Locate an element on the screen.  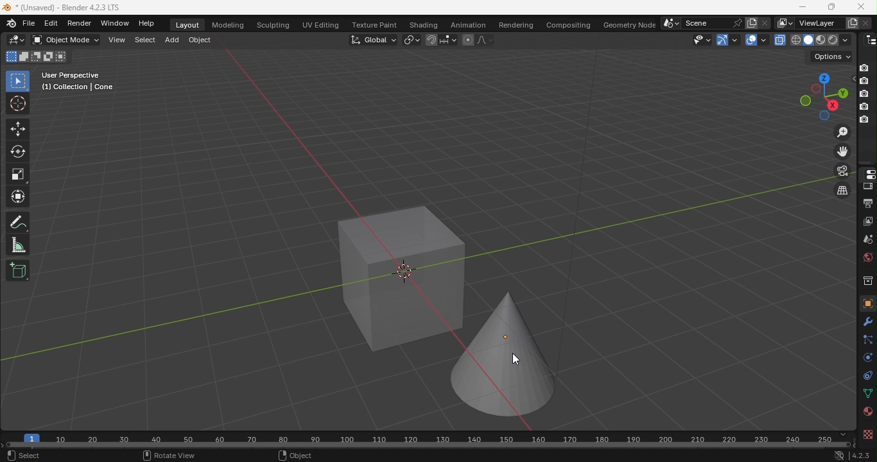
viewpoint shader: Material view is located at coordinates (820, 39).